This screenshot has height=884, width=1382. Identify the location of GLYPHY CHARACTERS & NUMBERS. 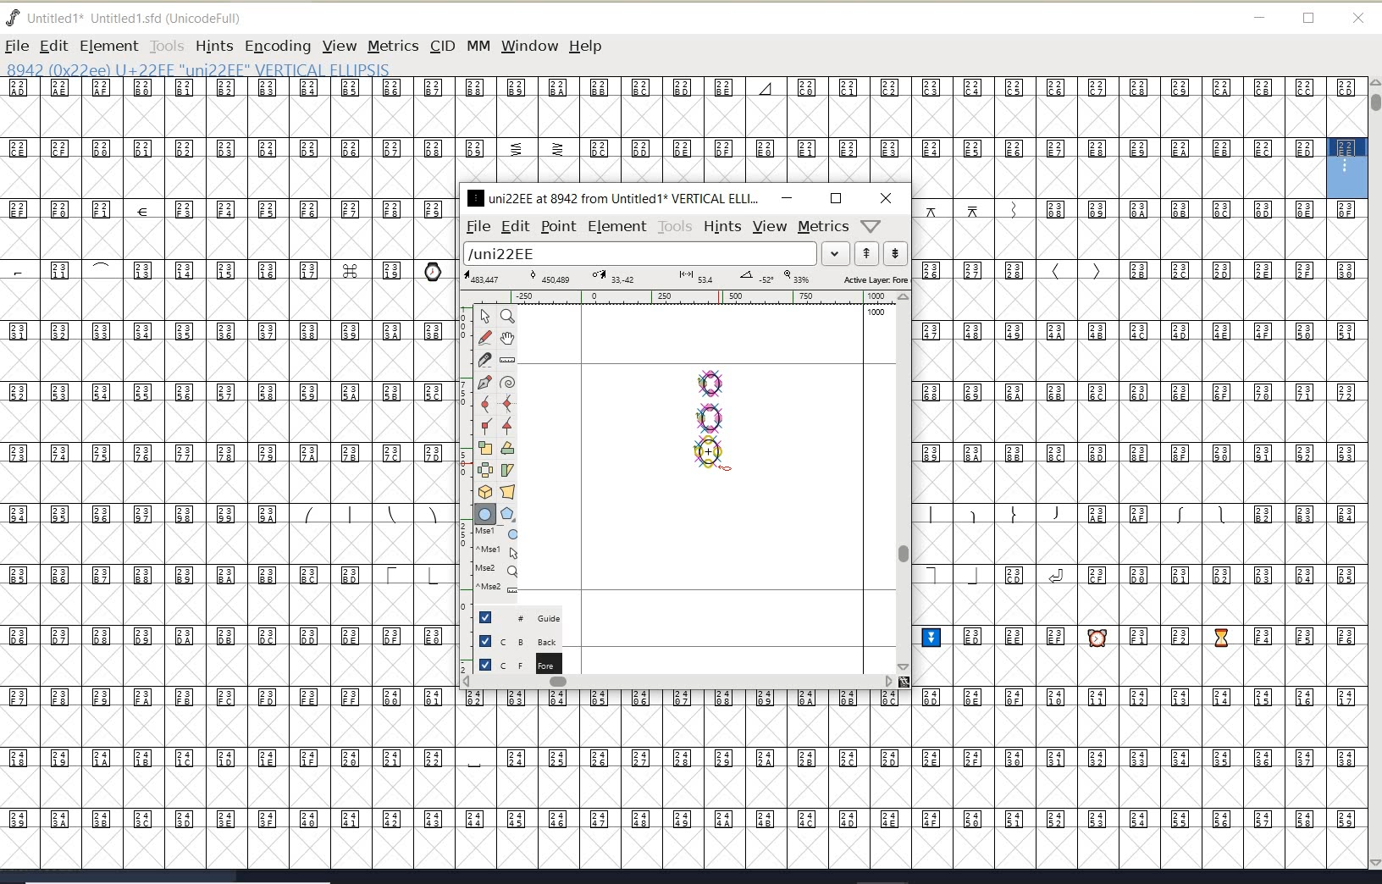
(1142, 533).